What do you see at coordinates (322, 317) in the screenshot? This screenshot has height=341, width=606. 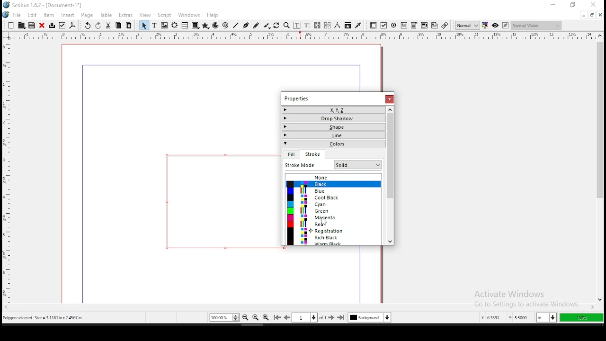 I see `of 1` at bounding box center [322, 317].